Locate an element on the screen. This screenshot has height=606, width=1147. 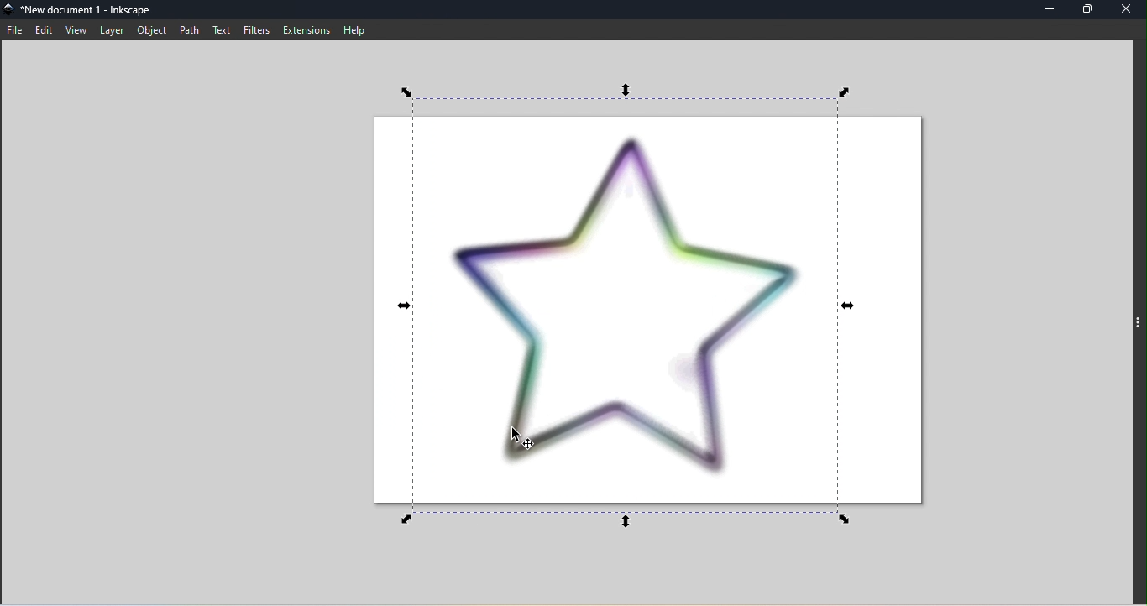
File name is located at coordinates (81, 10).